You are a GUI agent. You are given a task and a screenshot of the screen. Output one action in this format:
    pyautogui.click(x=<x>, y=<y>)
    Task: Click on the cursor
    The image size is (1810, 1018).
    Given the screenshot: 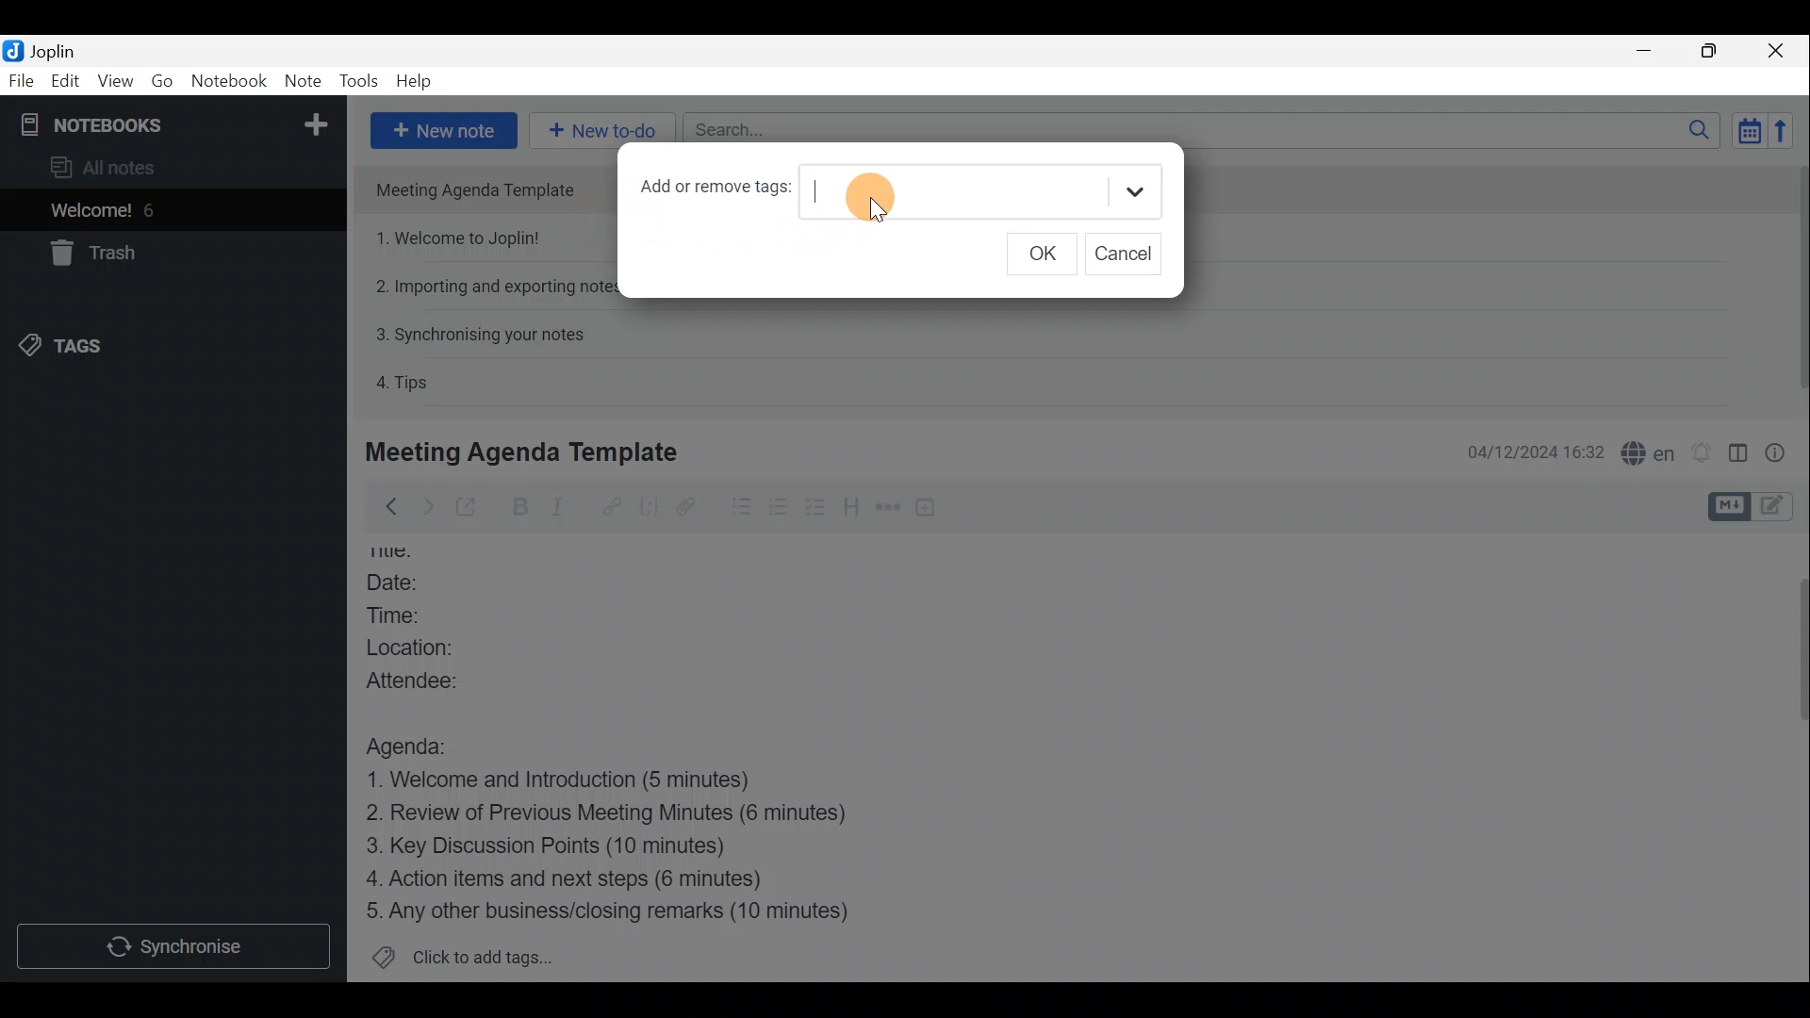 What is the action you would take?
    pyautogui.click(x=869, y=199)
    